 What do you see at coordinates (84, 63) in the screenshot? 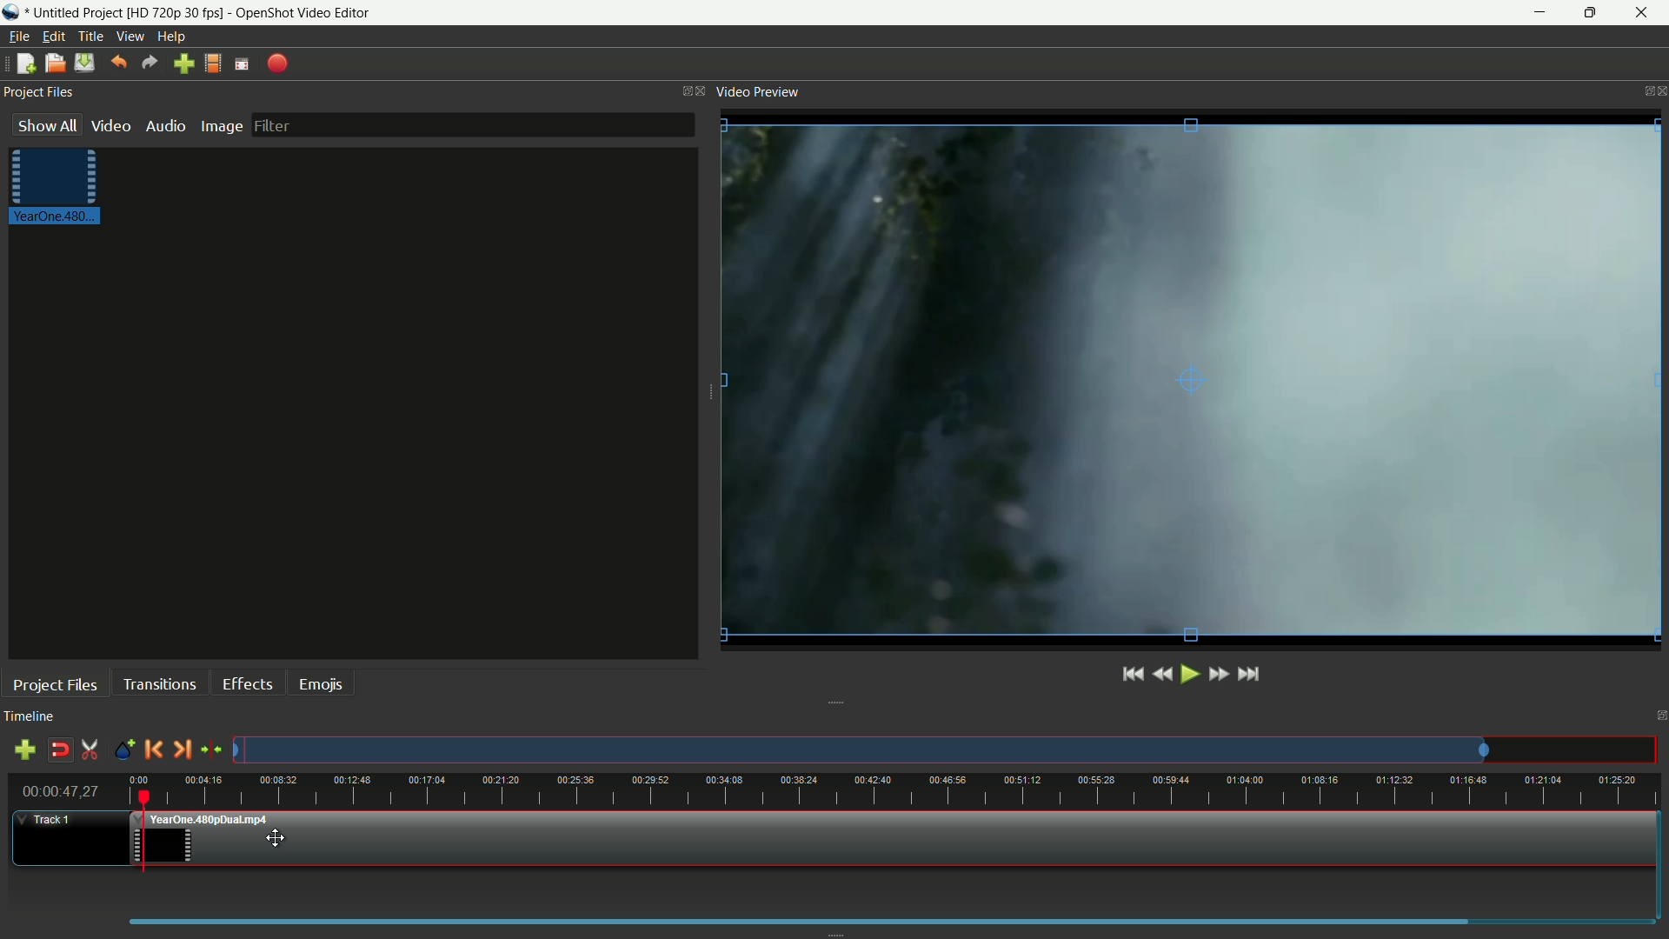
I see `save file` at bounding box center [84, 63].